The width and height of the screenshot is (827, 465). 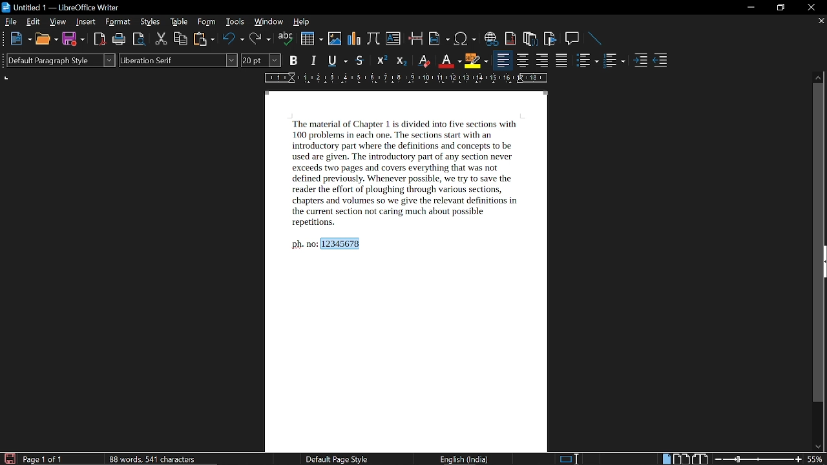 What do you see at coordinates (84, 22) in the screenshot?
I see `insert` at bounding box center [84, 22].